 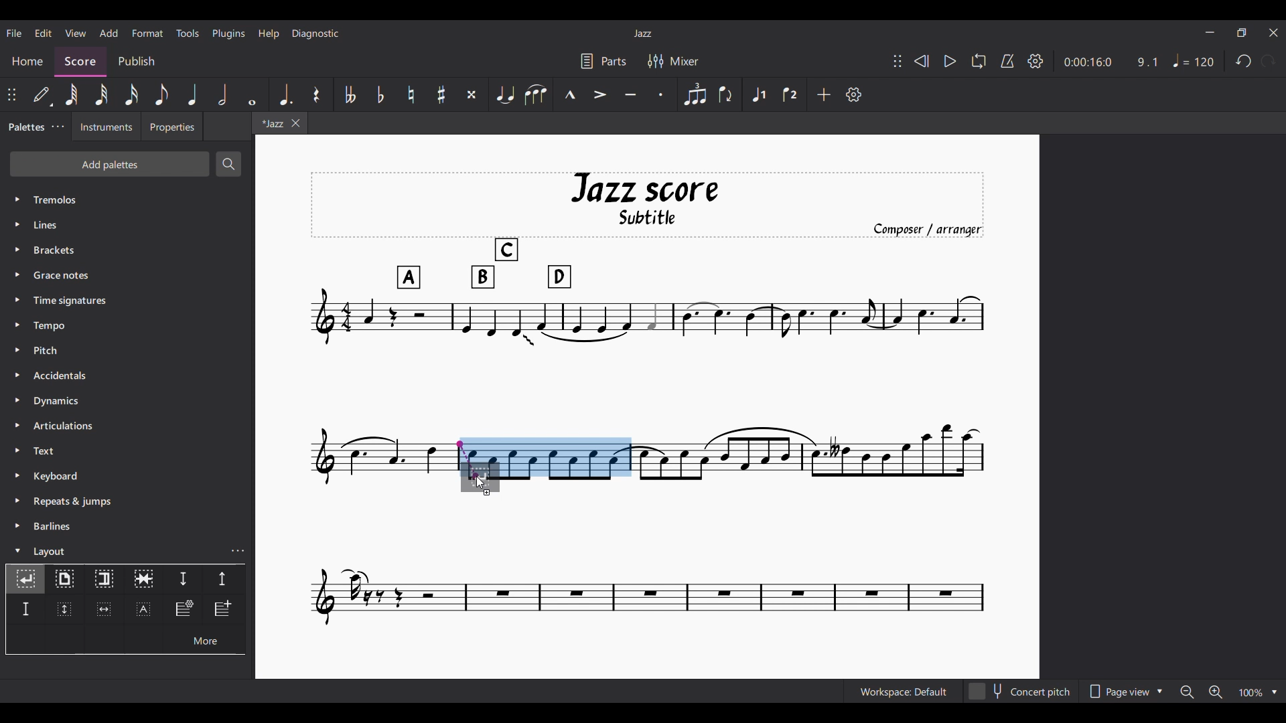 I want to click on Diagnostic menu, so click(x=315, y=33).